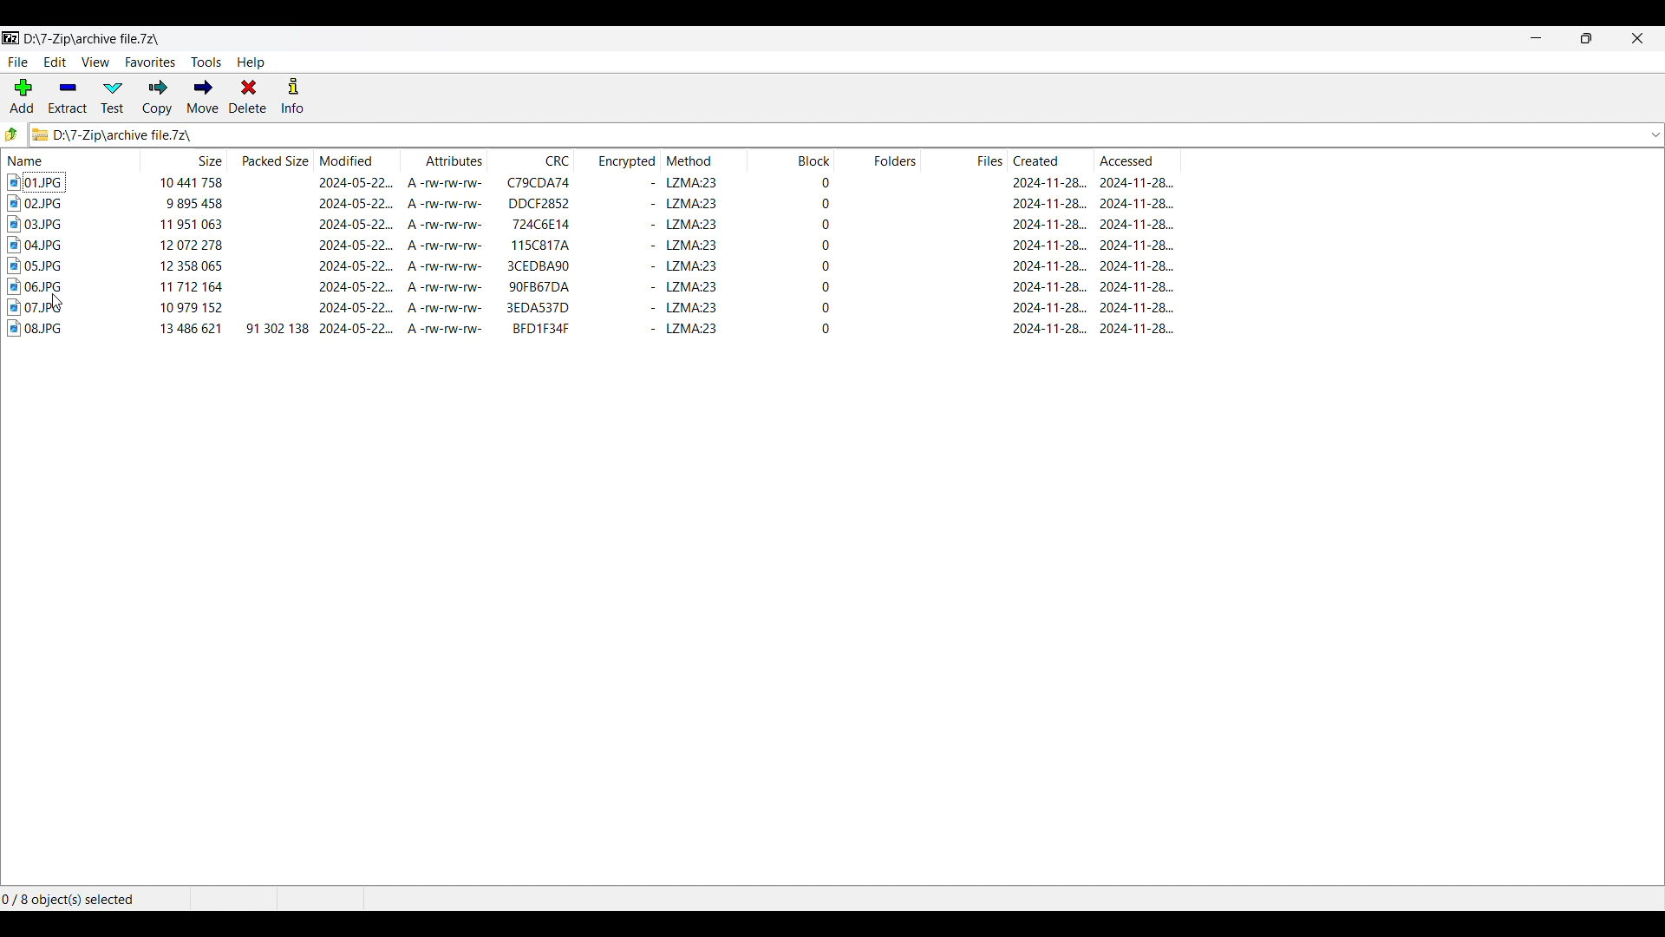 The height and width of the screenshot is (937, 1665). I want to click on created date & time, so click(1049, 246).